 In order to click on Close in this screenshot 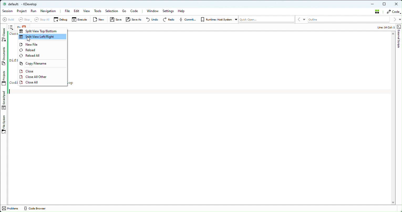, I will do `click(43, 72)`.